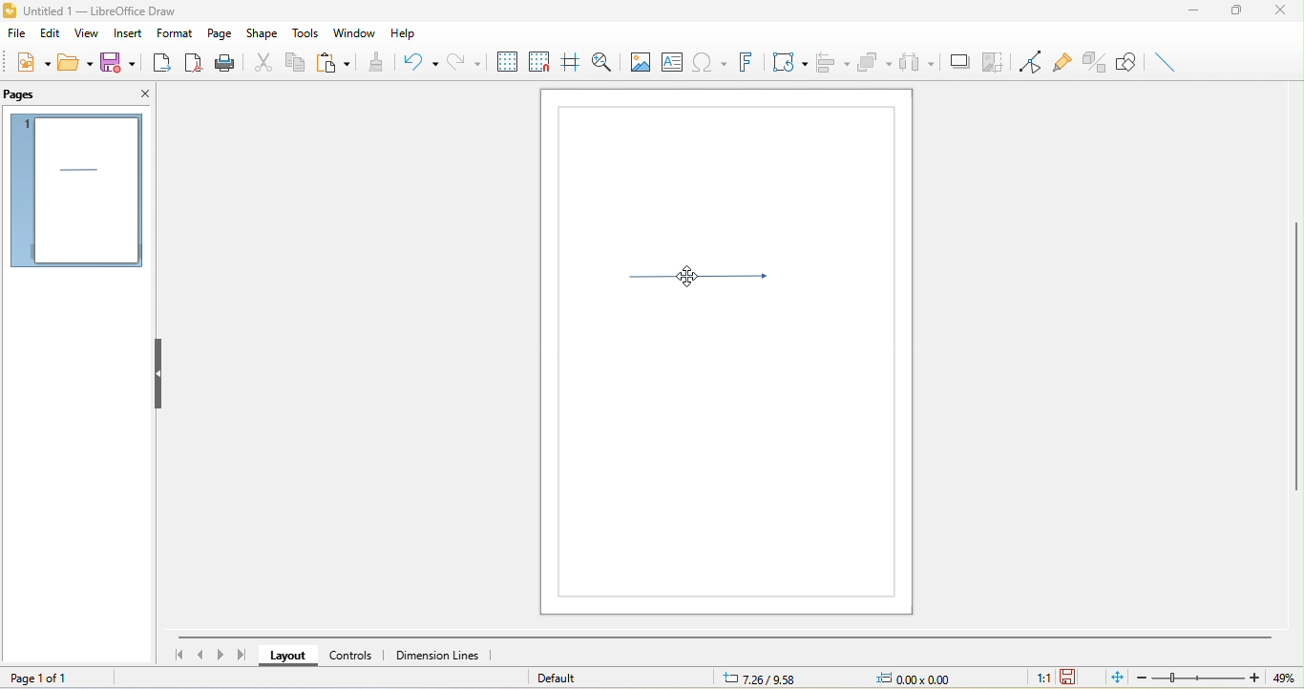 Image resolution: width=1304 pixels, height=689 pixels. I want to click on gluepoint function, so click(1061, 59).